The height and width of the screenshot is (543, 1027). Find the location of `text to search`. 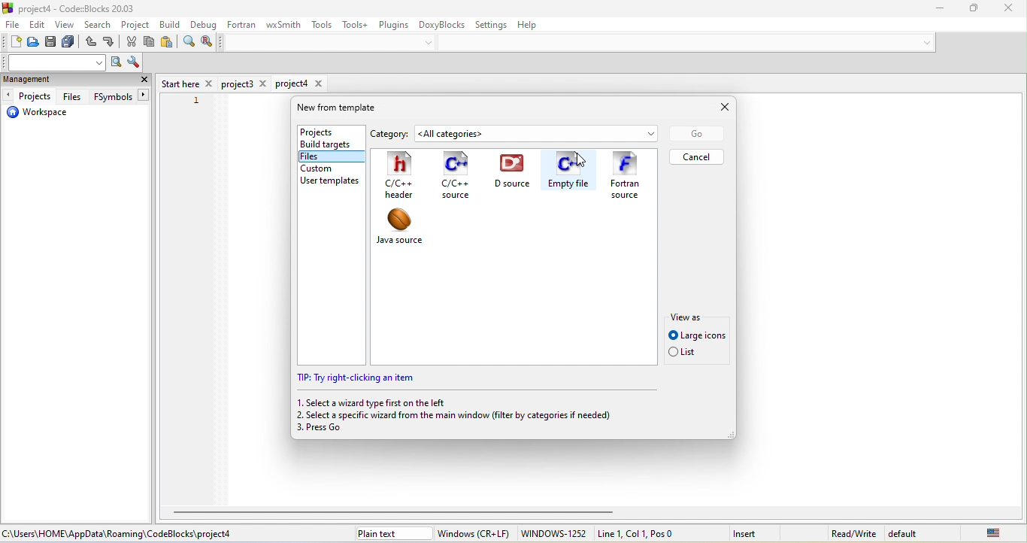

text to search is located at coordinates (55, 62).